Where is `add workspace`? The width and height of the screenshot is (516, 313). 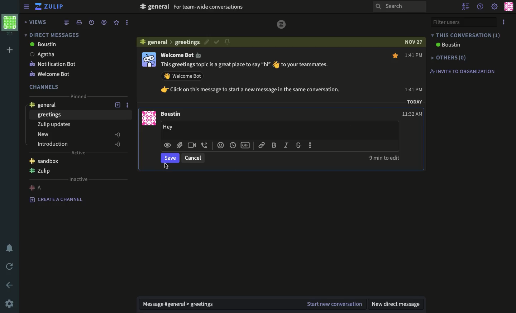
add workspace is located at coordinates (9, 50).